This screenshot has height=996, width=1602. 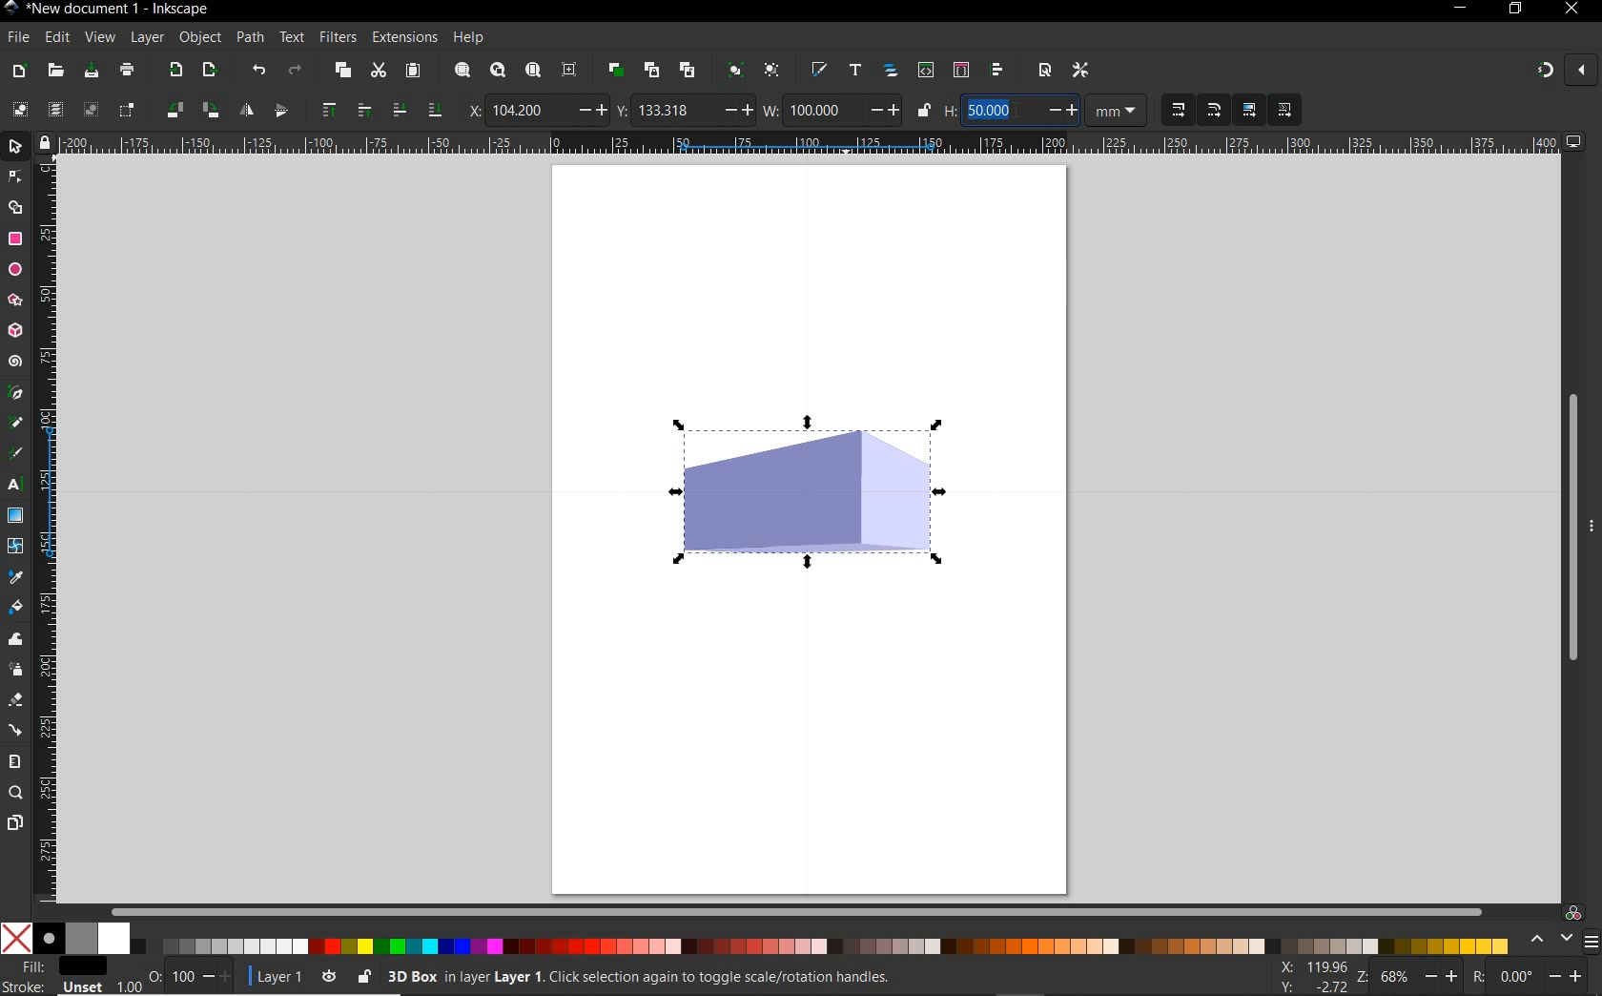 I want to click on color managed code, so click(x=1573, y=914).